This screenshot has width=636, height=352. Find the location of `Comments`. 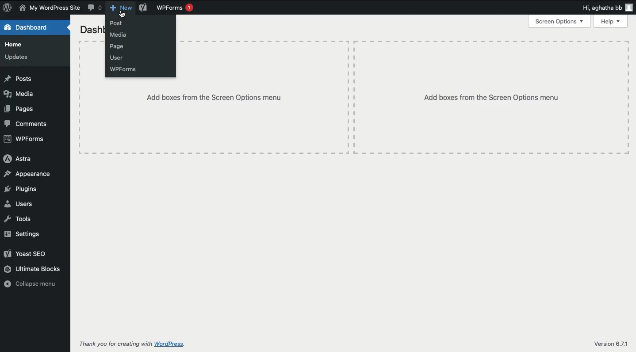

Comments is located at coordinates (26, 124).